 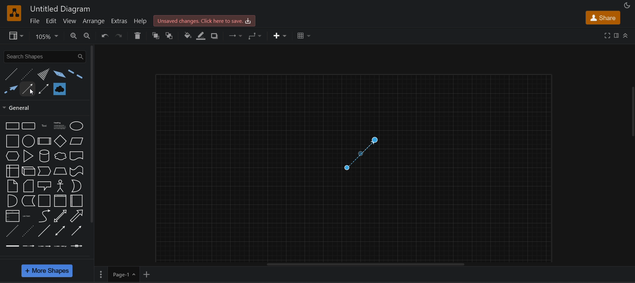 What do you see at coordinates (205, 20) in the screenshot?
I see `unsaved changes - click here to save` at bounding box center [205, 20].